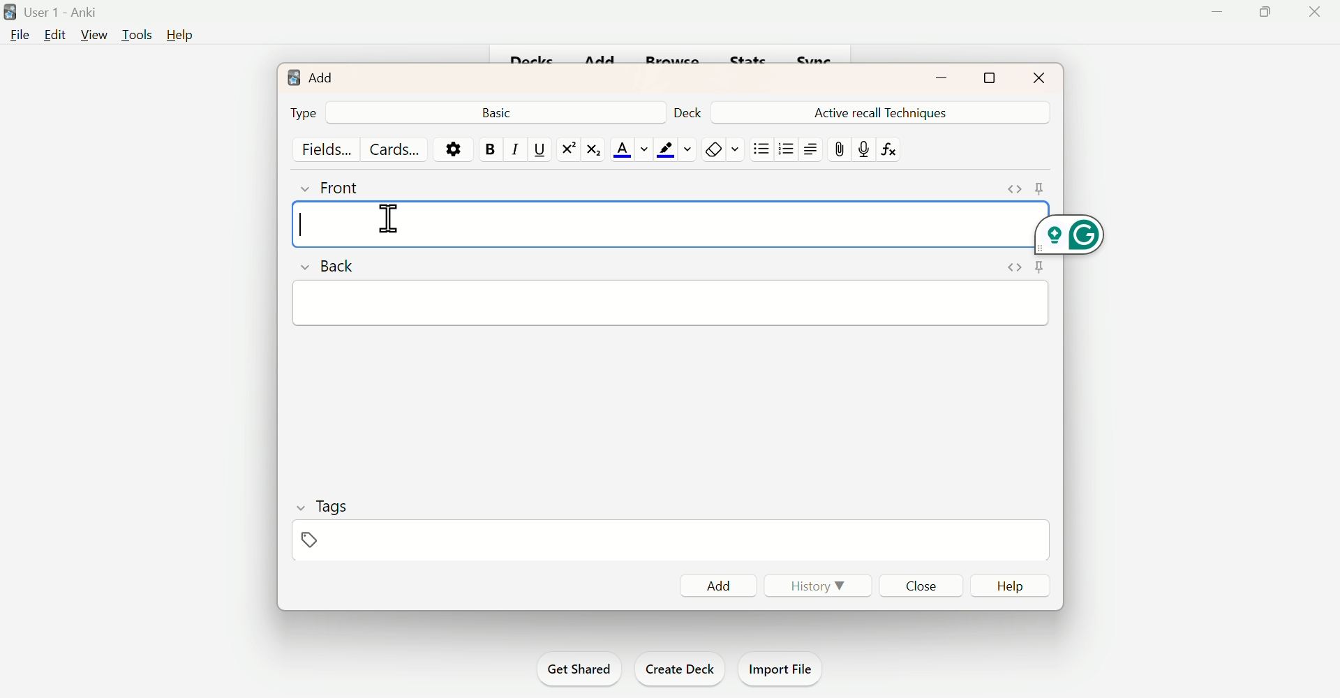 This screenshot has height=698, width=1340. What do you see at coordinates (884, 111) in the screenshot?
I see `Active Recall Techniques` at bounding box center [884, 111].